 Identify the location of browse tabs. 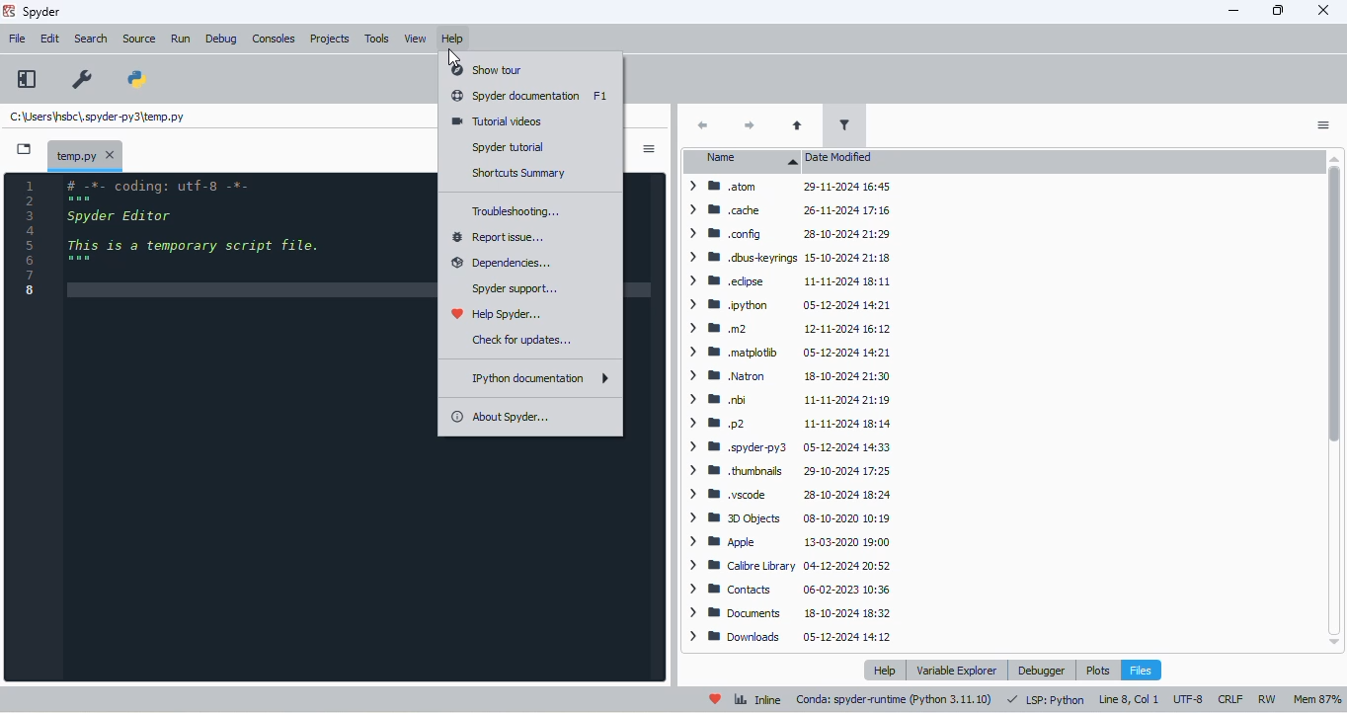
(24, 149).